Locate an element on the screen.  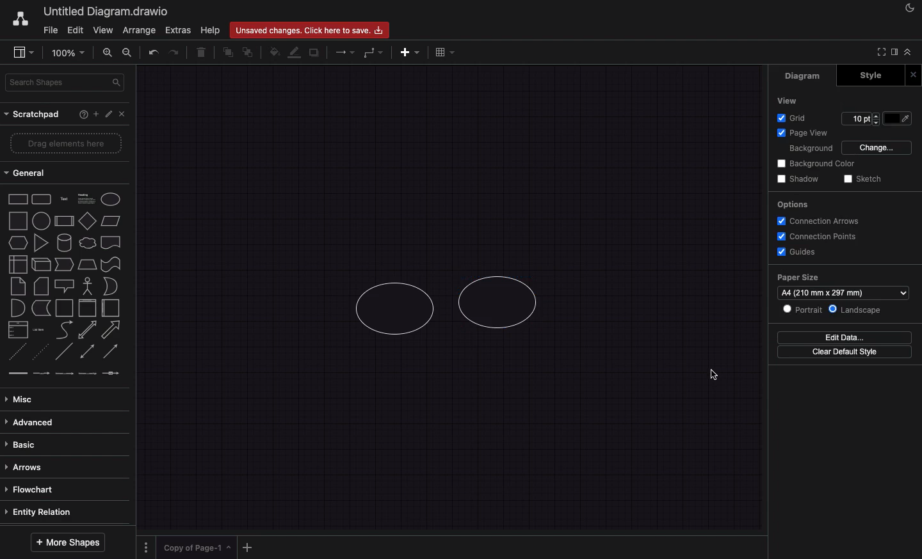
file is located at coordinates (50, 30).